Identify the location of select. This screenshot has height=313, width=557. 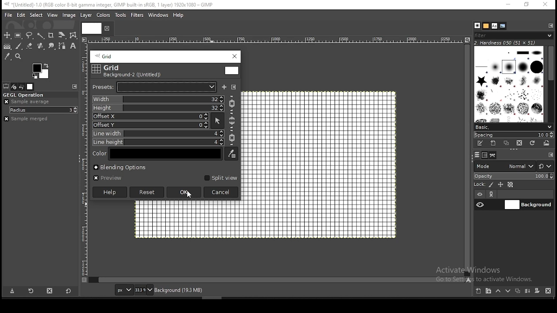
(35, 15).